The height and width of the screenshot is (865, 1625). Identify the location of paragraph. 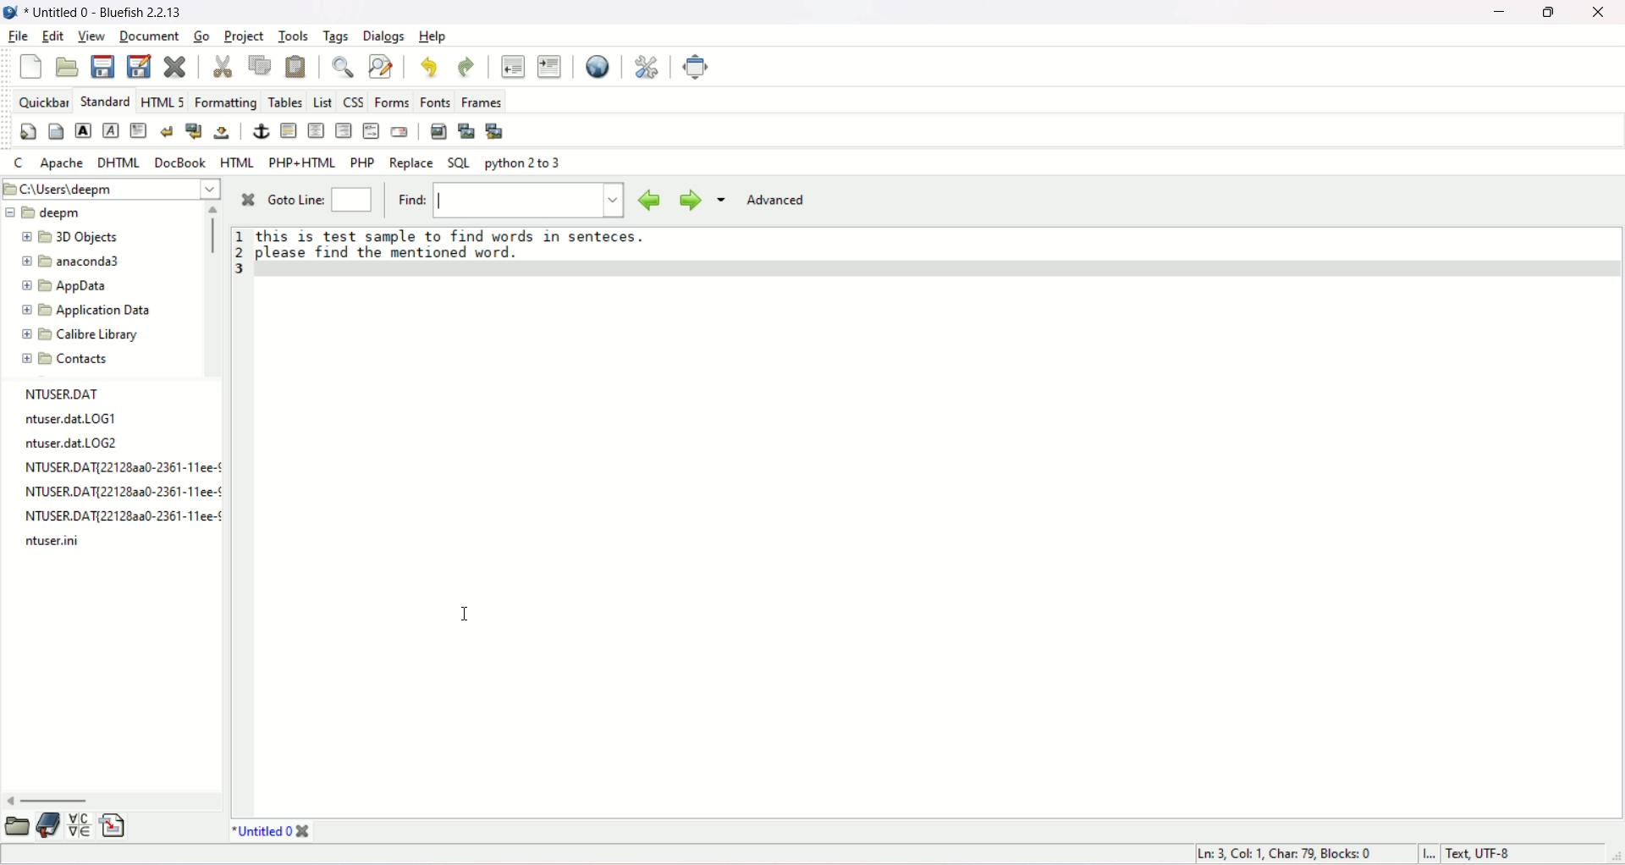
(139, 130).